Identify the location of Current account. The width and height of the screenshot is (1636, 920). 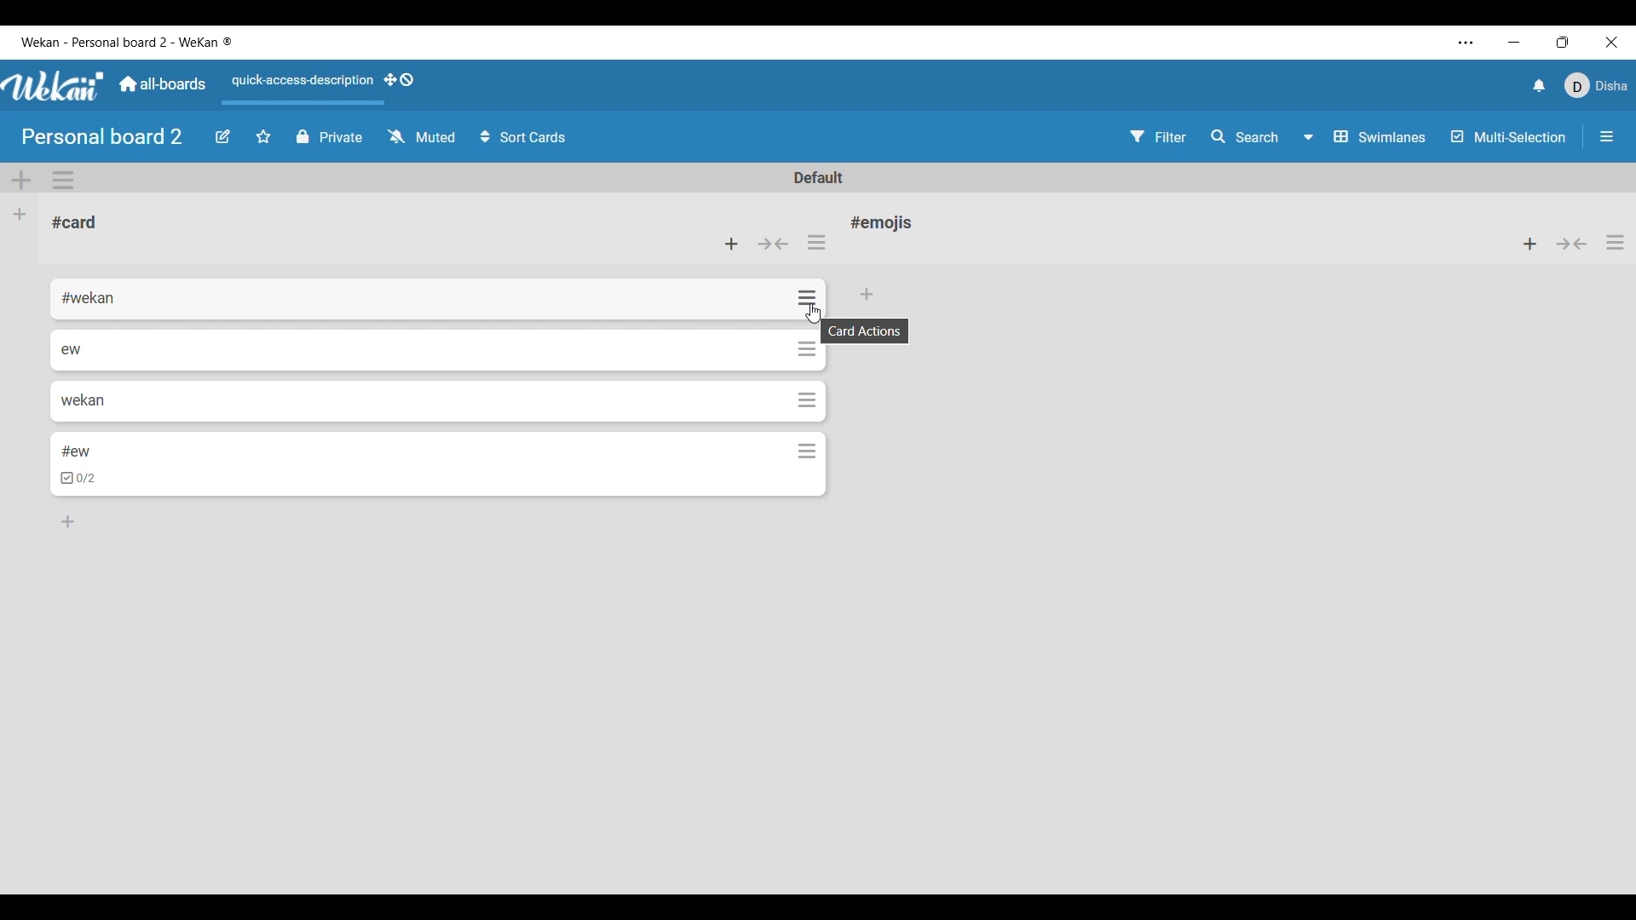
(1595, 85).